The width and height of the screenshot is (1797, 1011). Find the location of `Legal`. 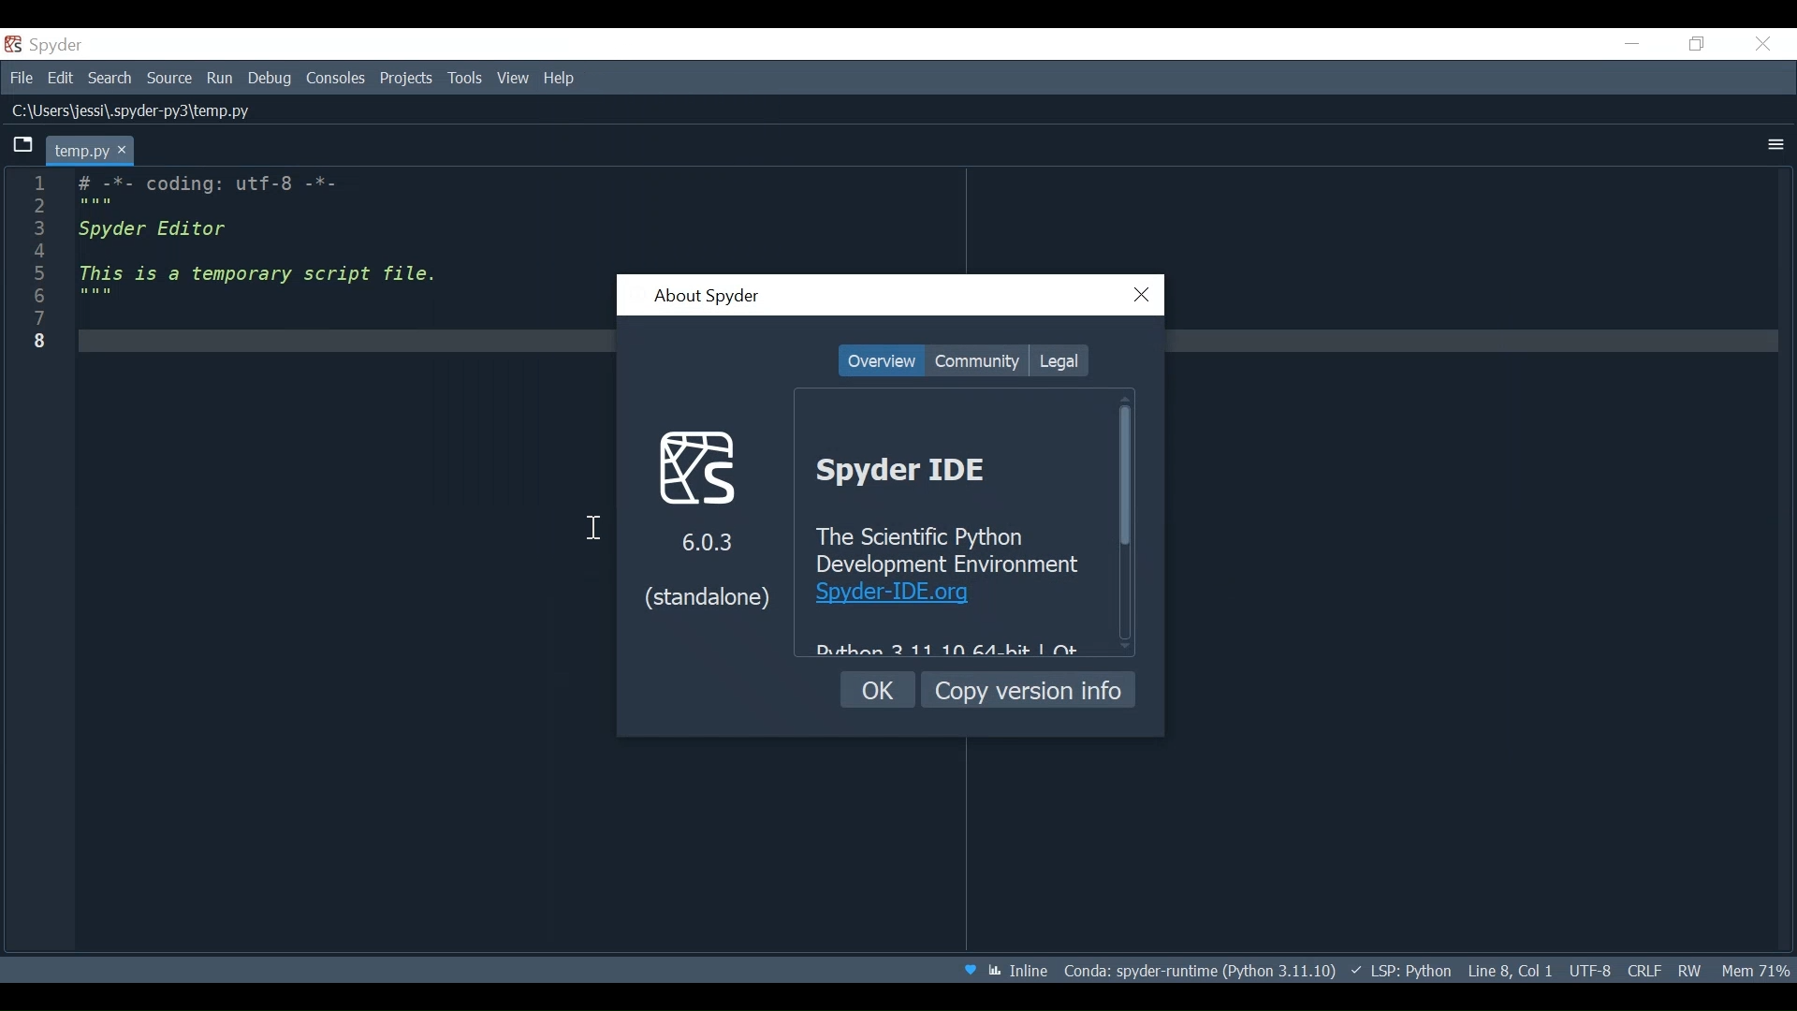

Legal is located at coordinates (1063, 360).